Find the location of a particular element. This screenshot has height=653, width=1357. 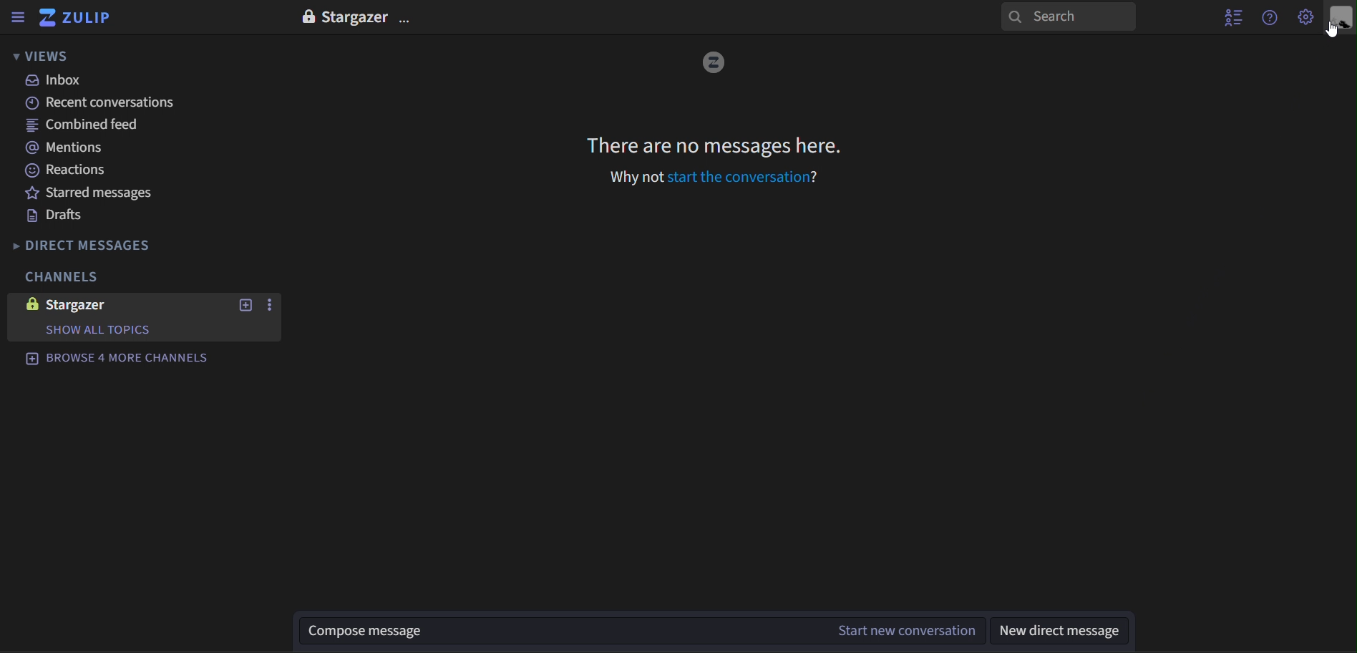

zulip is located at coordinates (82, 18).